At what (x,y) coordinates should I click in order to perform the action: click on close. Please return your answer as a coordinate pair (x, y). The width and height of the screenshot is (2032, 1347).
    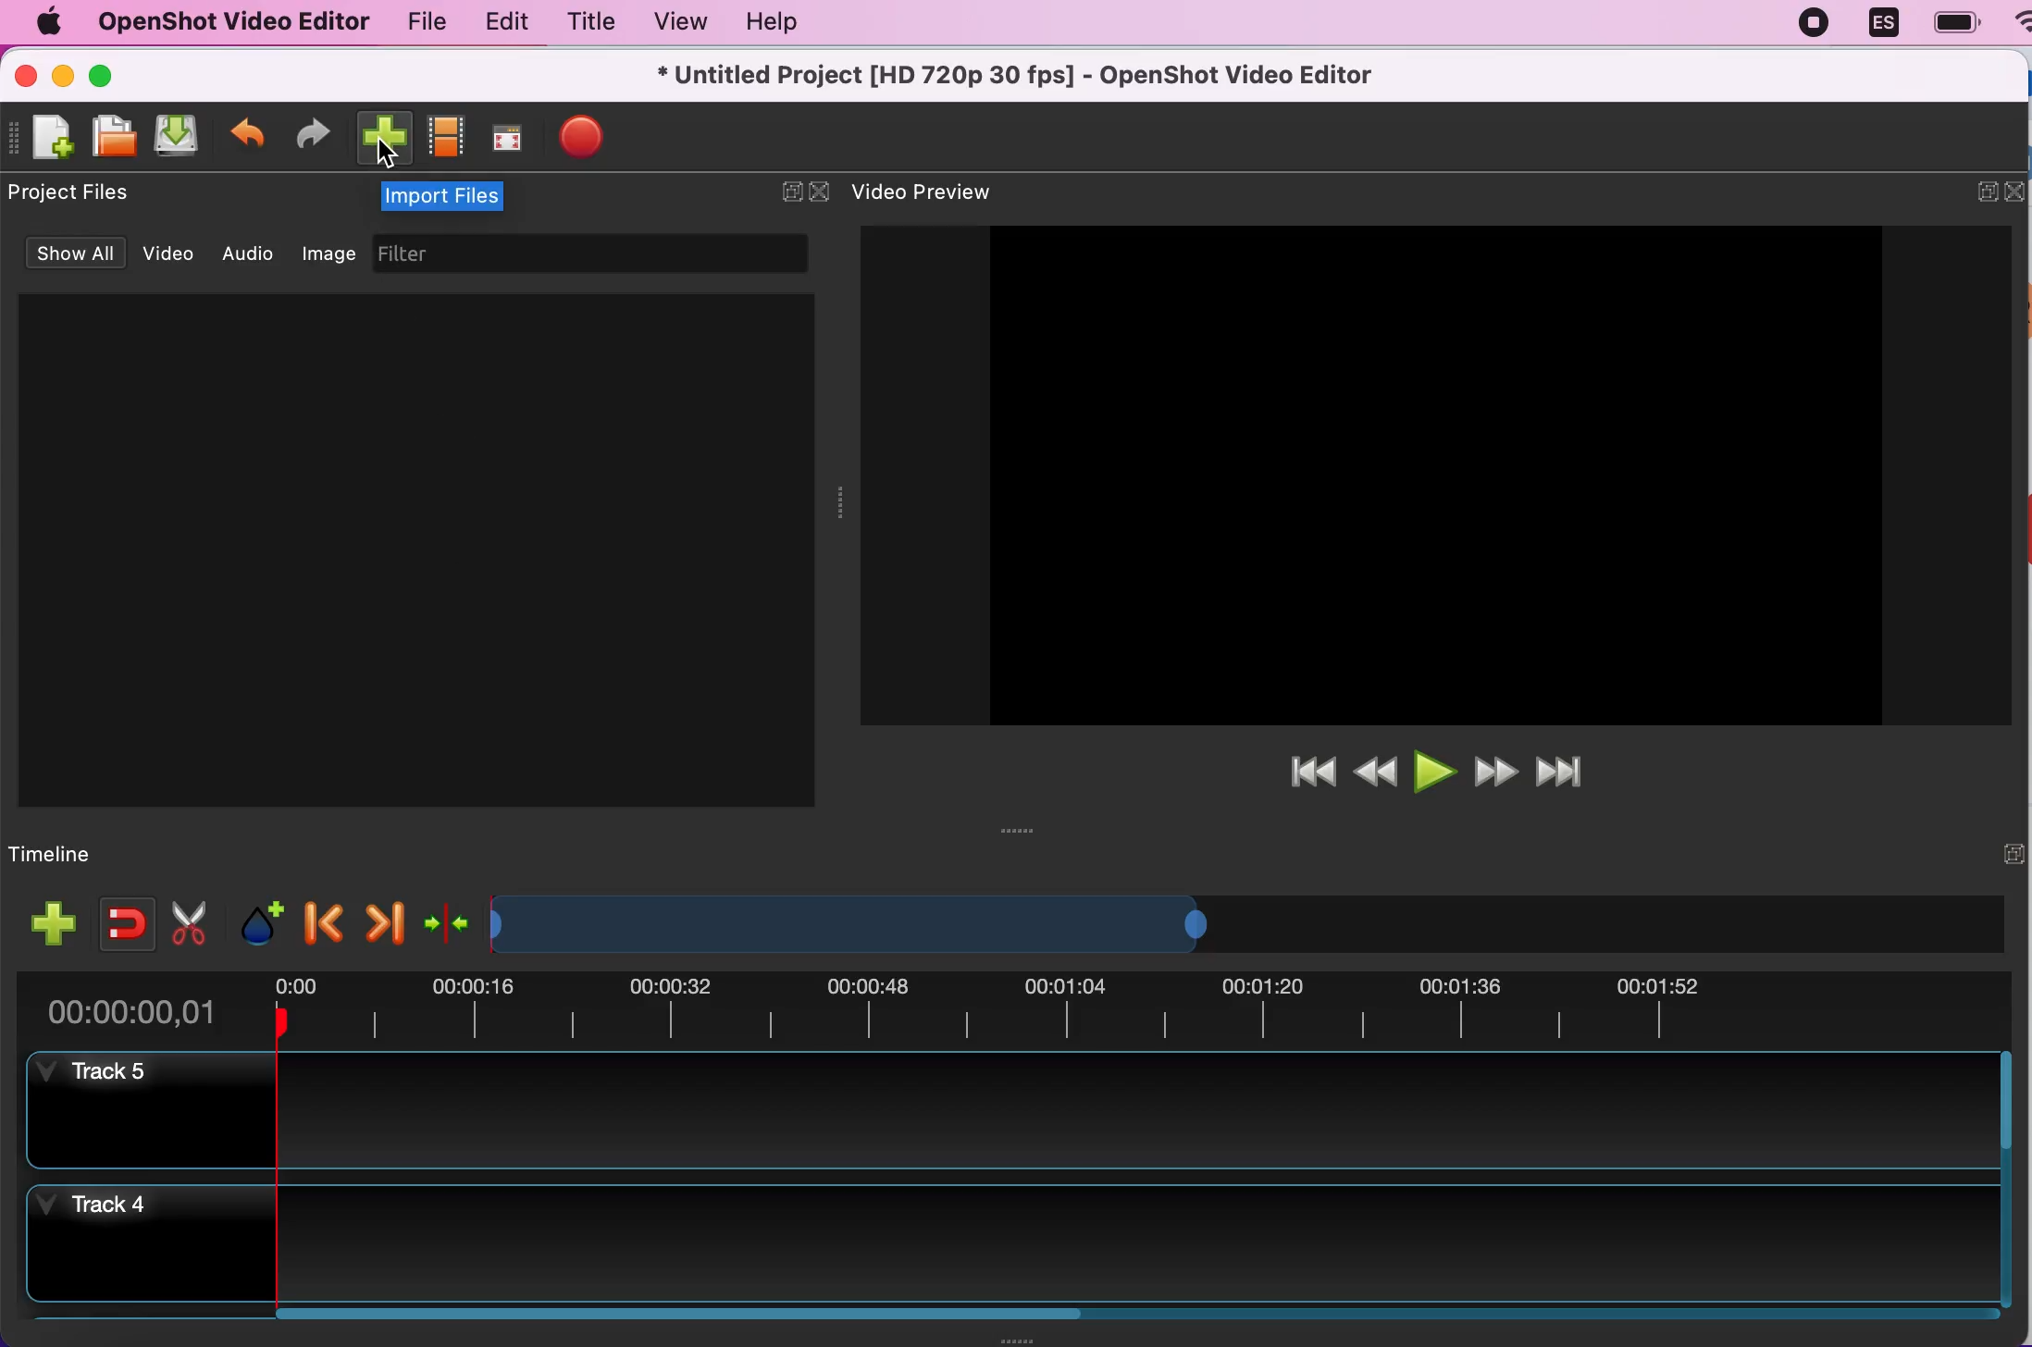
    Looking at the image, I should click on (24, 80).